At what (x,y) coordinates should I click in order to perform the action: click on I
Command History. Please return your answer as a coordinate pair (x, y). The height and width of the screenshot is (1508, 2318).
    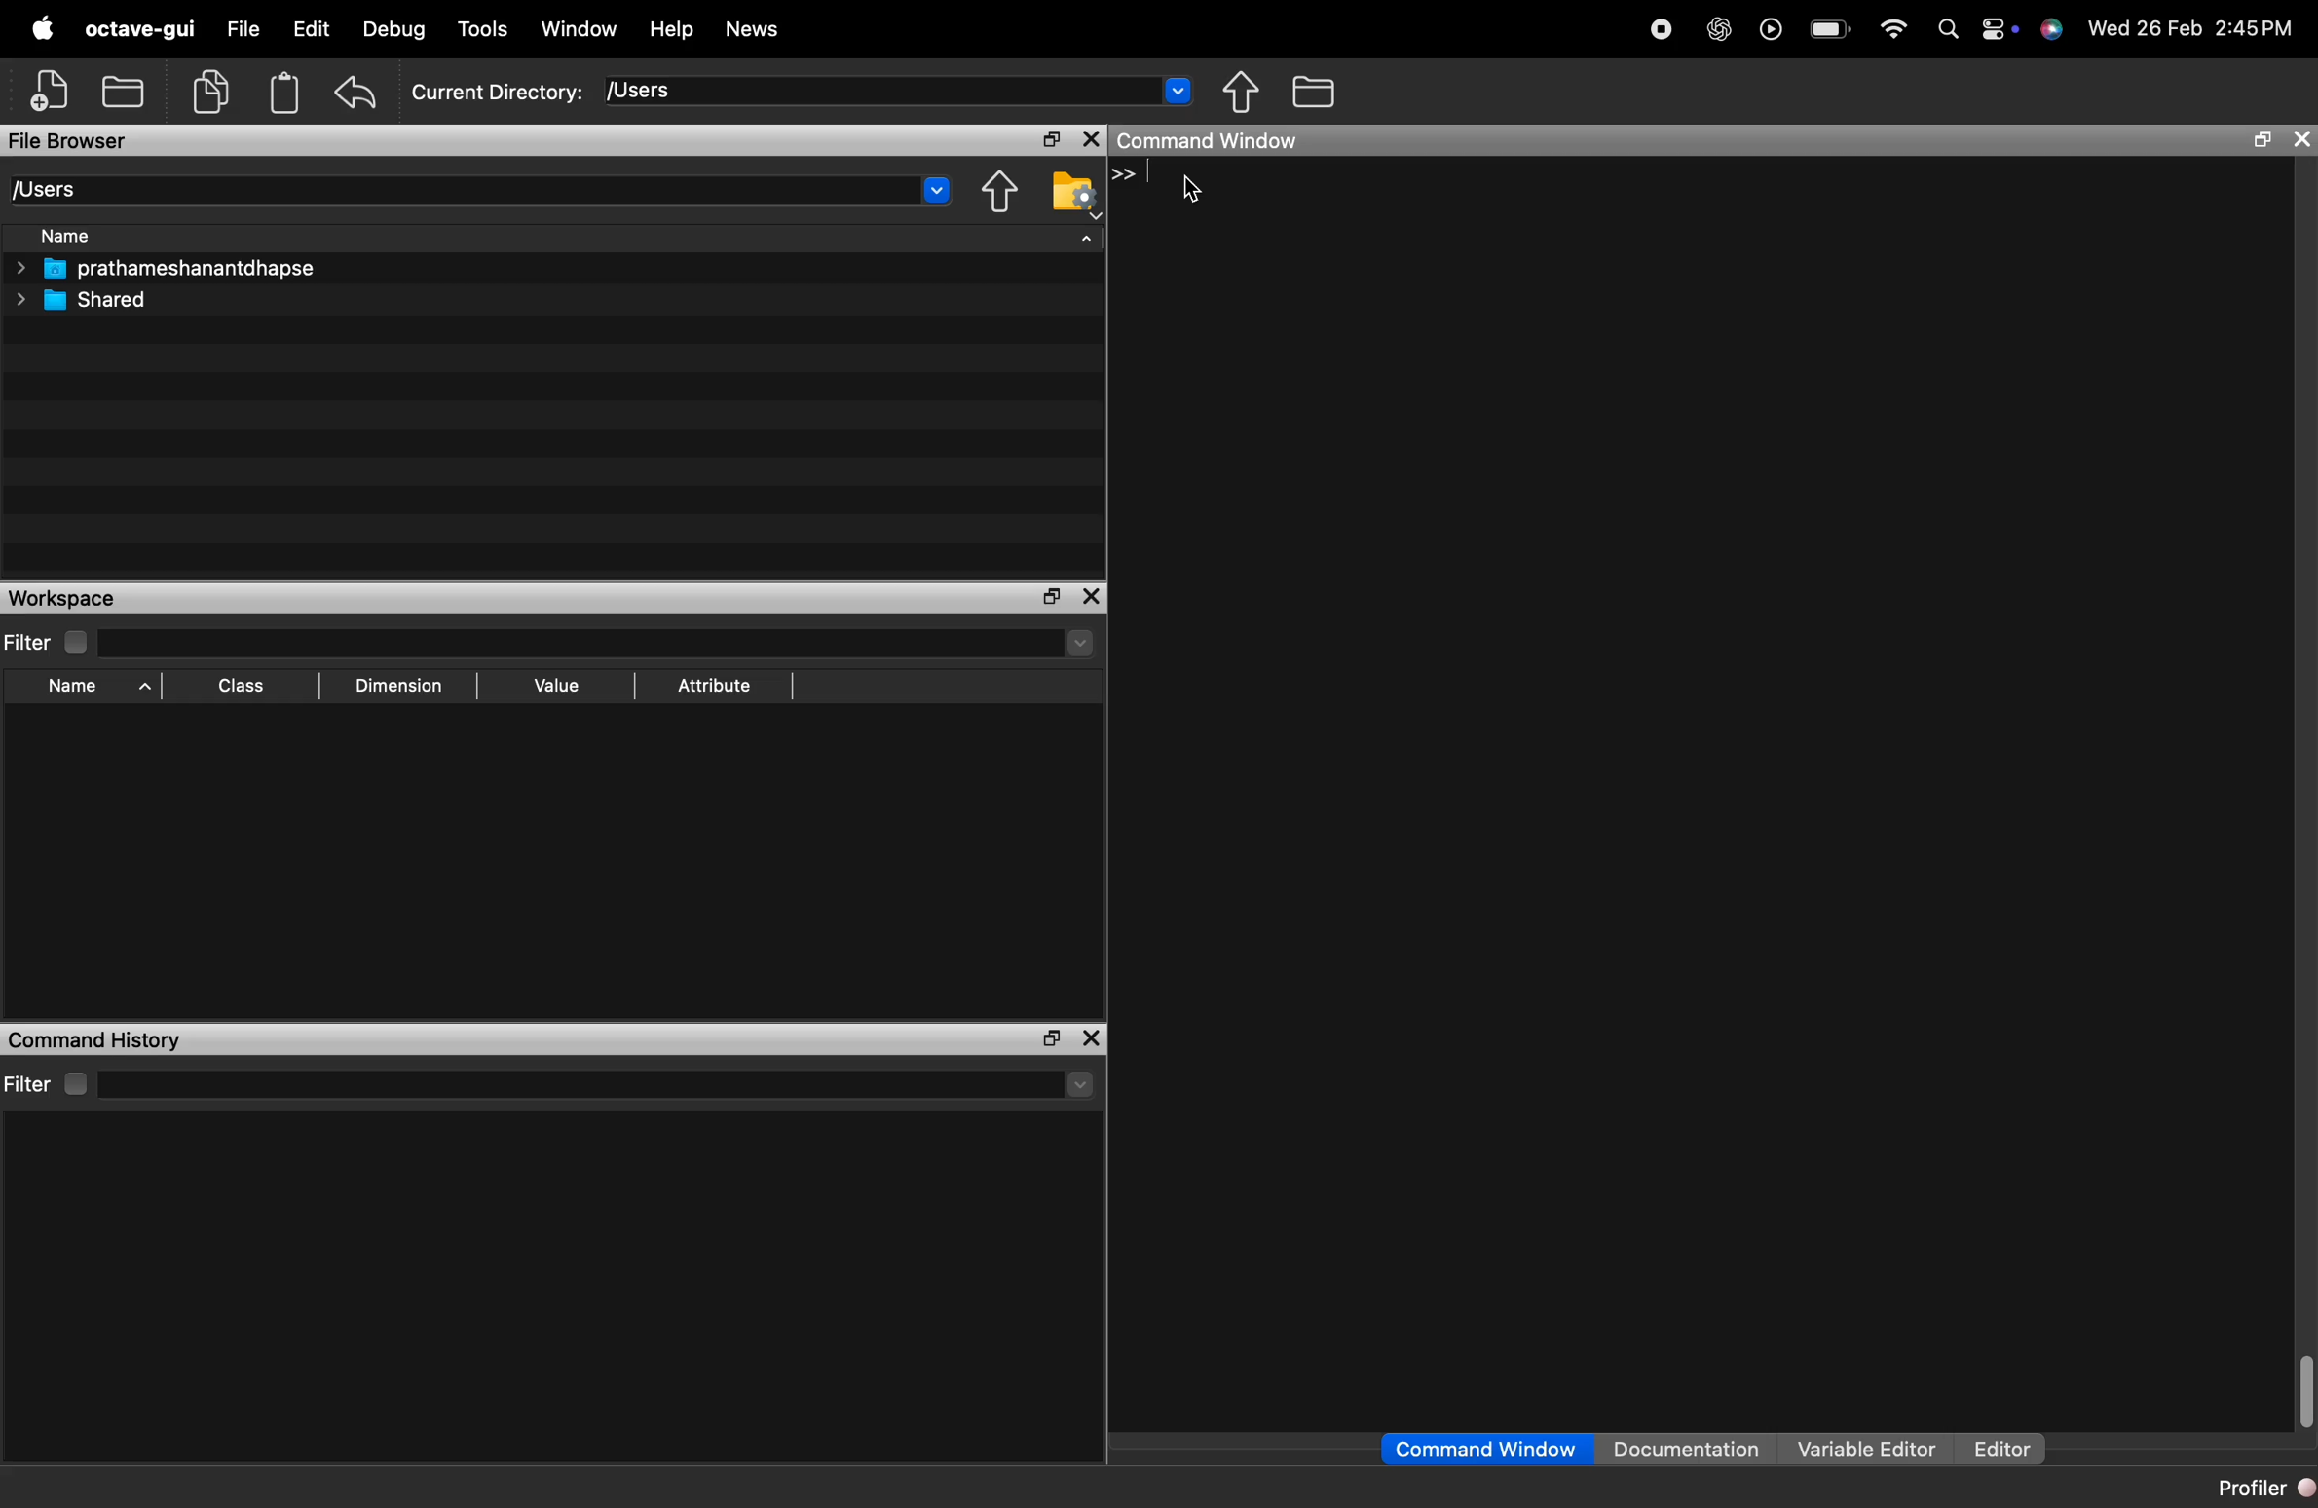
    Looking at the image, I should click on (107, 1036).